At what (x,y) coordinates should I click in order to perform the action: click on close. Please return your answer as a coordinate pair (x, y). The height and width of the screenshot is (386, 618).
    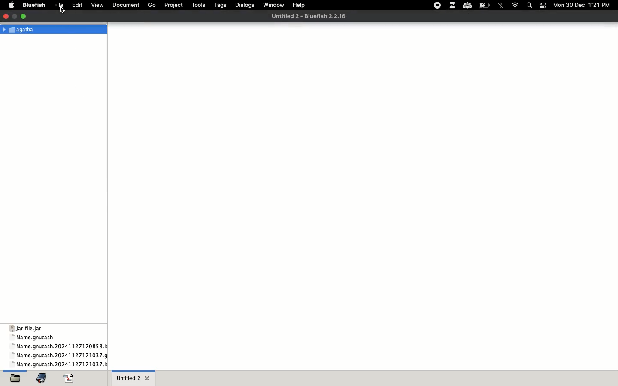
    Looking at the image, I should click on (5, 16).